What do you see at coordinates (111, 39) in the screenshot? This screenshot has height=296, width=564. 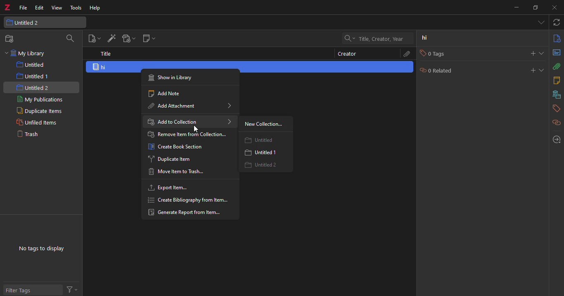 I see `add item` at bounding box center [111, 39].